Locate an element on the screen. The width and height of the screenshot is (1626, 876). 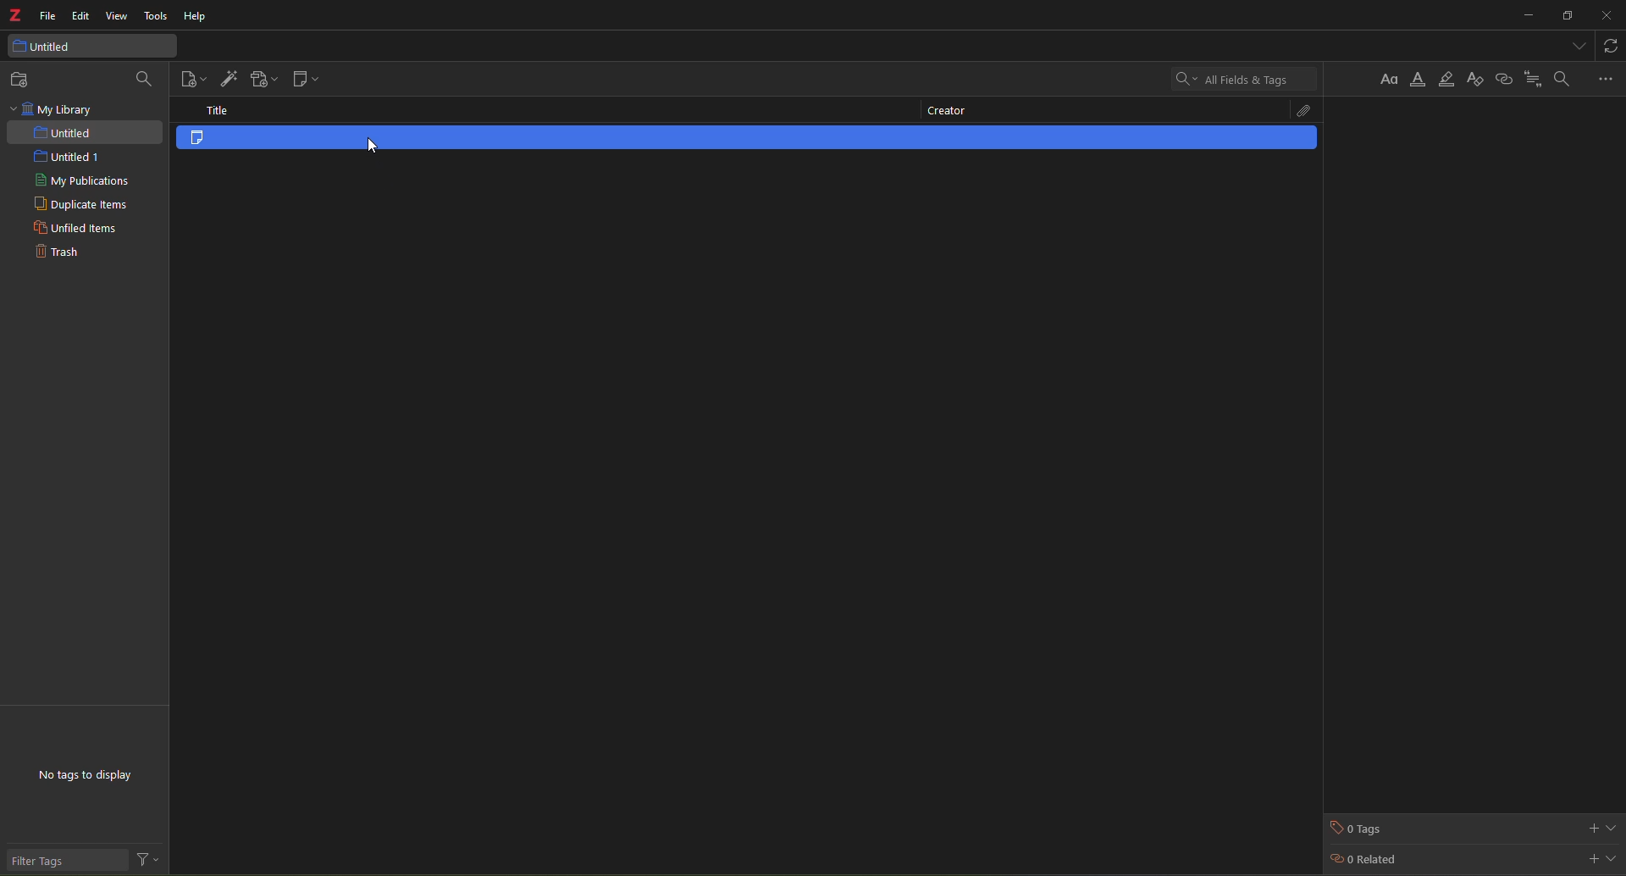
untitled is located at coordinates (45, 47).